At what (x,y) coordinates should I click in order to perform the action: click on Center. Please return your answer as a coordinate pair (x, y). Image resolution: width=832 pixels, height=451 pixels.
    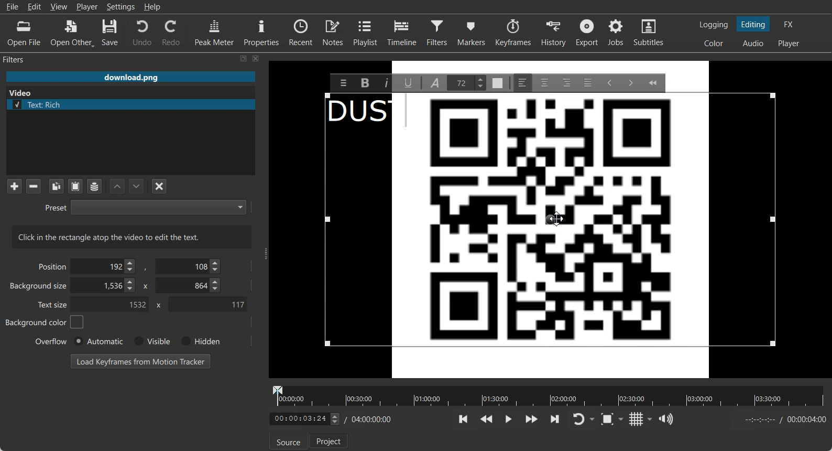
    Looking at the image, I should click on (544, 82).